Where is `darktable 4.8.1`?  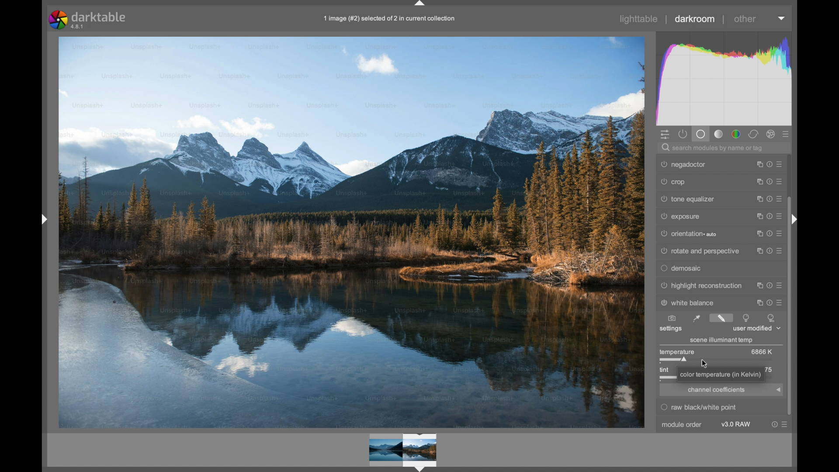
darktable 4.8.1 is located at coordinates (89, 20).